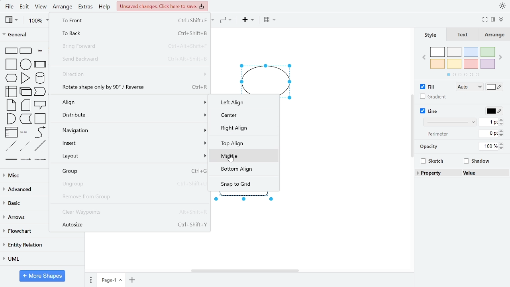  I want to click on callout, so click(40, 105).